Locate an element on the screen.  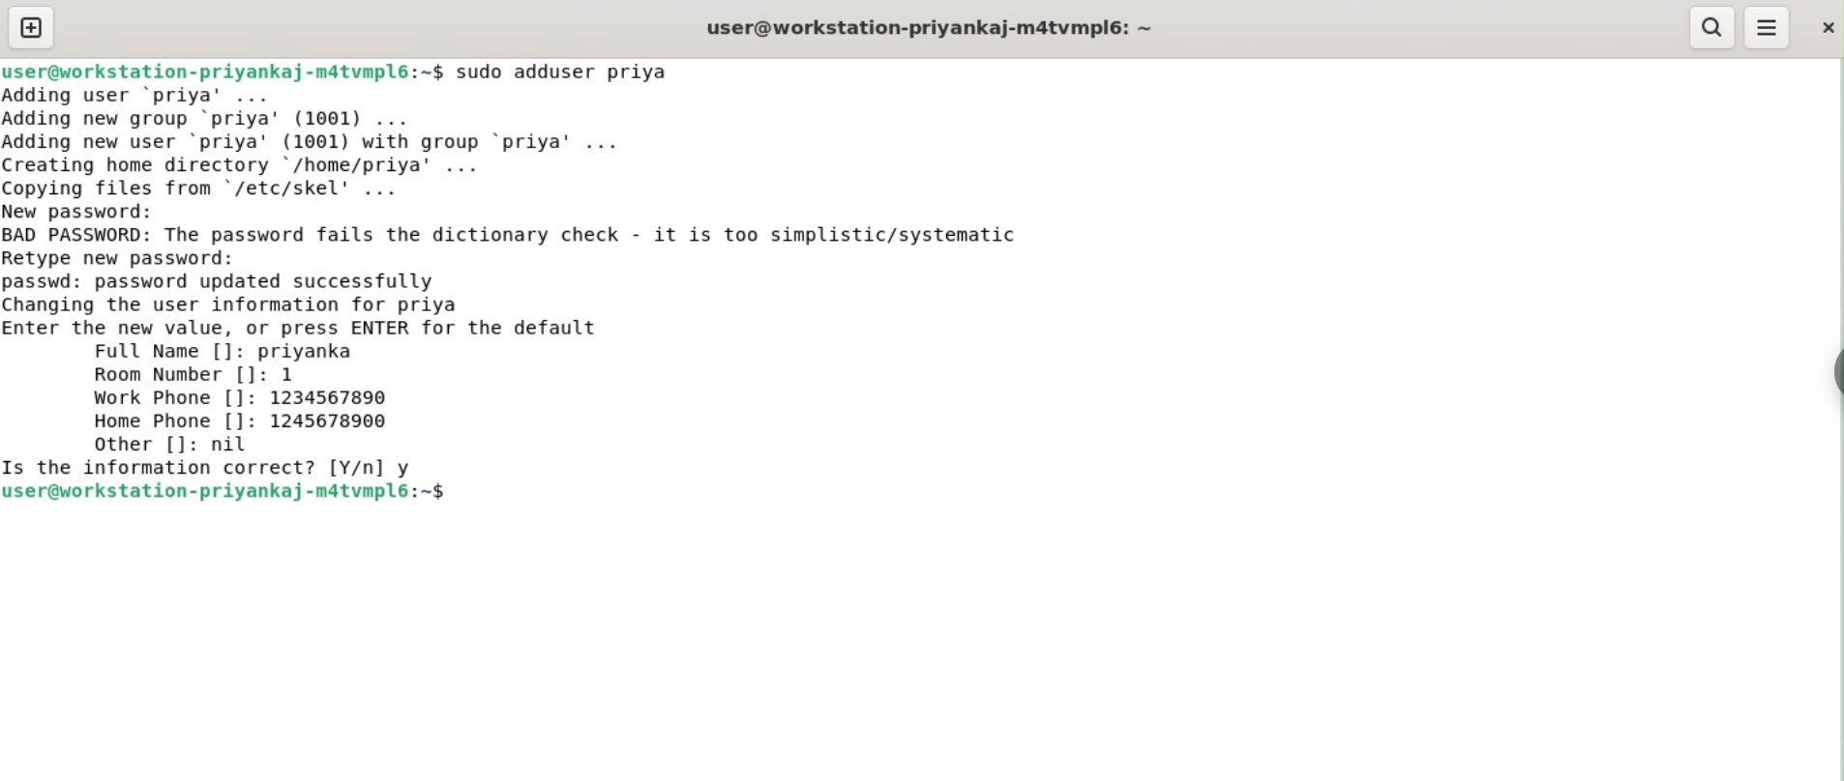
Adding user ‘priya’ ...

Adding new group ‘priya’ (1001) ...

Adding new user ‘priya' (1001) with group ‘priya’ ...
Creating home directory /home/priya’ ...

Copving files from "/etc/skel' ... is located at coordinates (374, 140).